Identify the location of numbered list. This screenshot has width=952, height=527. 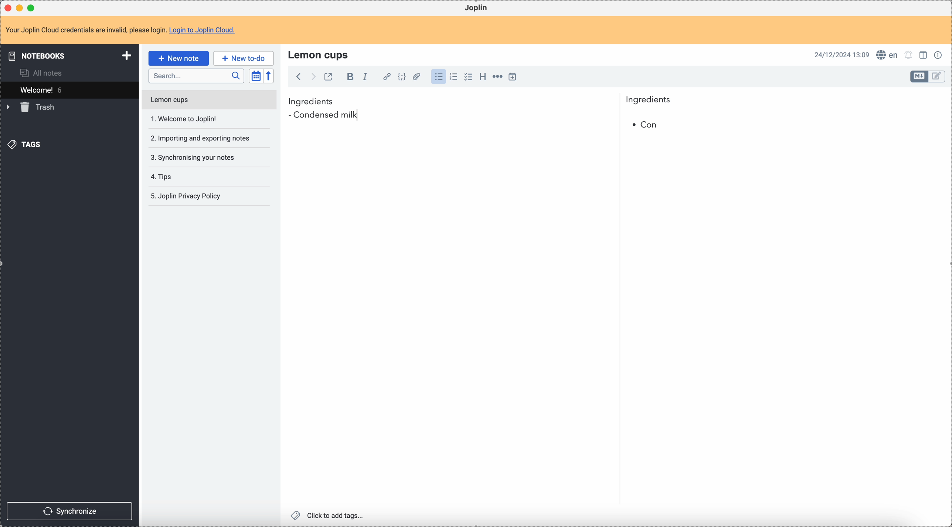
(454, 77).